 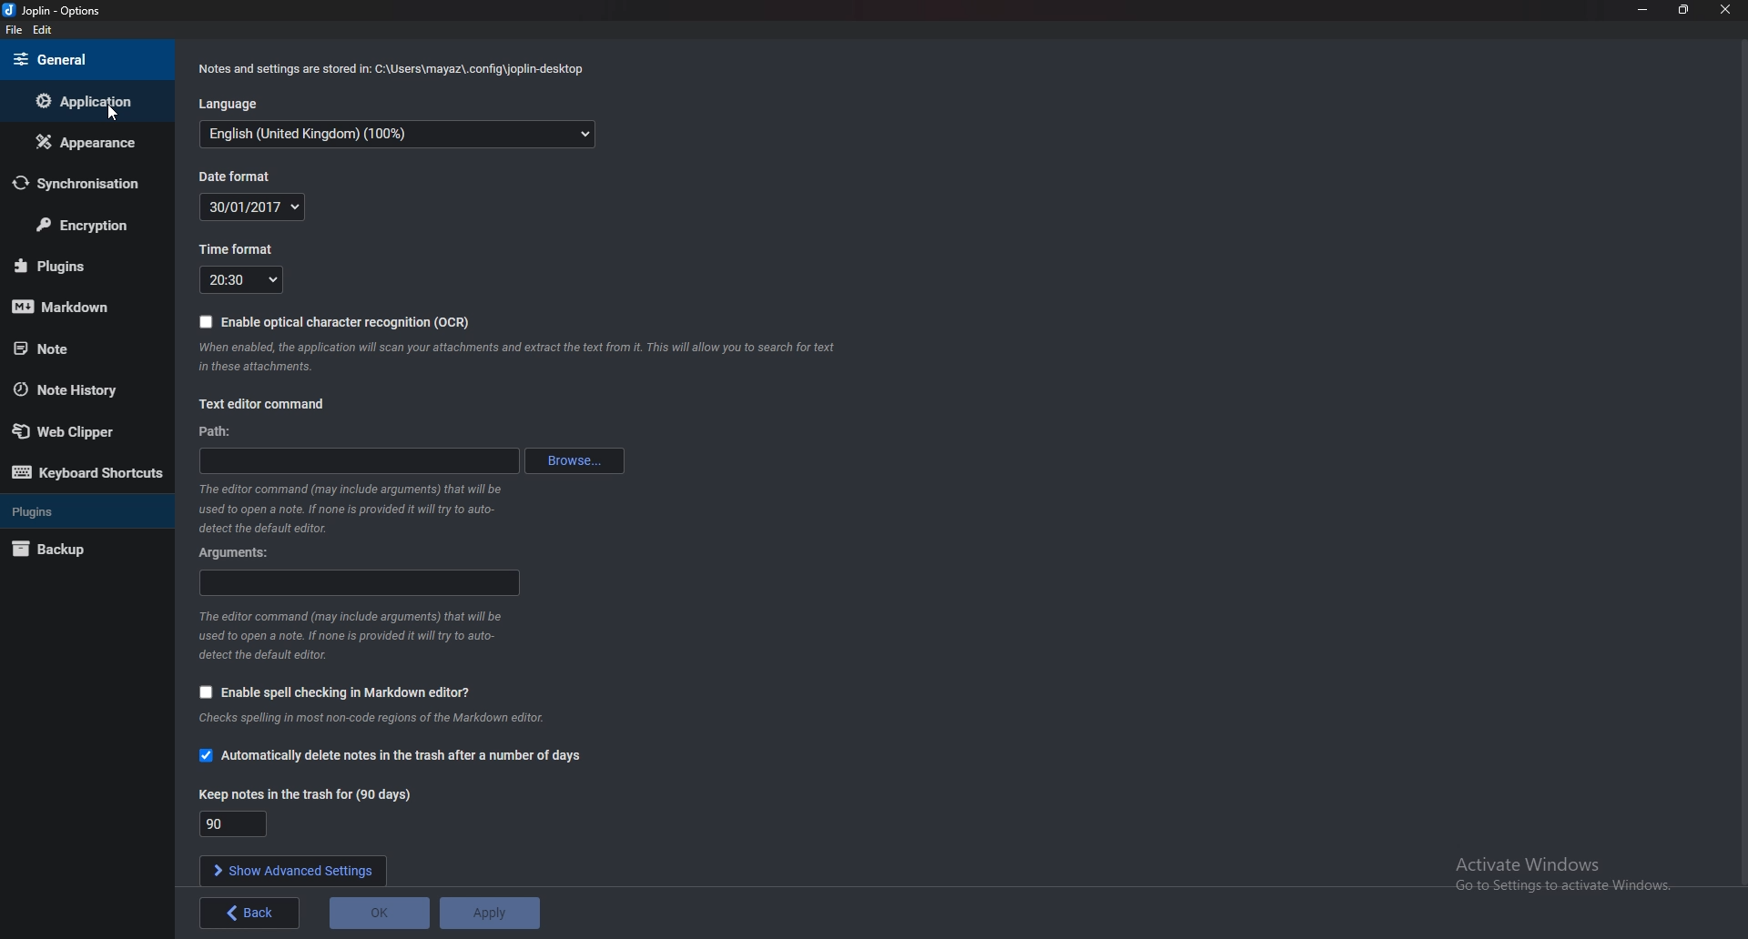 What do you see at coordinates (393, 136) in the screenshot?
I see `Language` at bounding box center [393, 136].